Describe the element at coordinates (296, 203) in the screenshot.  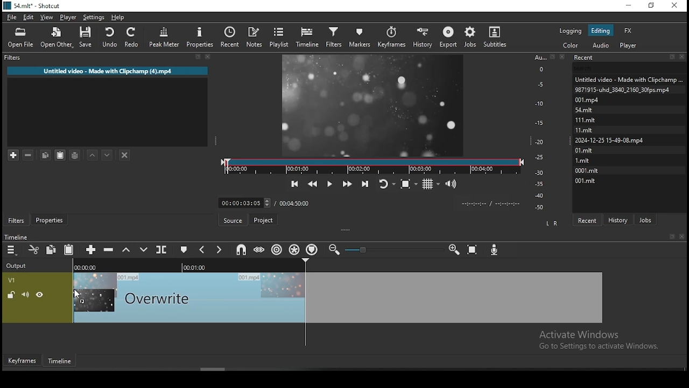
I see `total time` at that location.